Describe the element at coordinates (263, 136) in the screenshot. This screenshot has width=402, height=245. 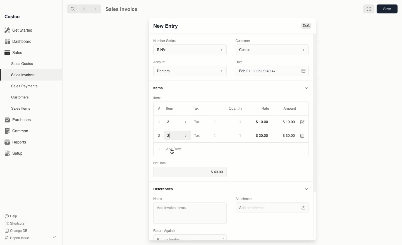
I see `$30.00` at that location.